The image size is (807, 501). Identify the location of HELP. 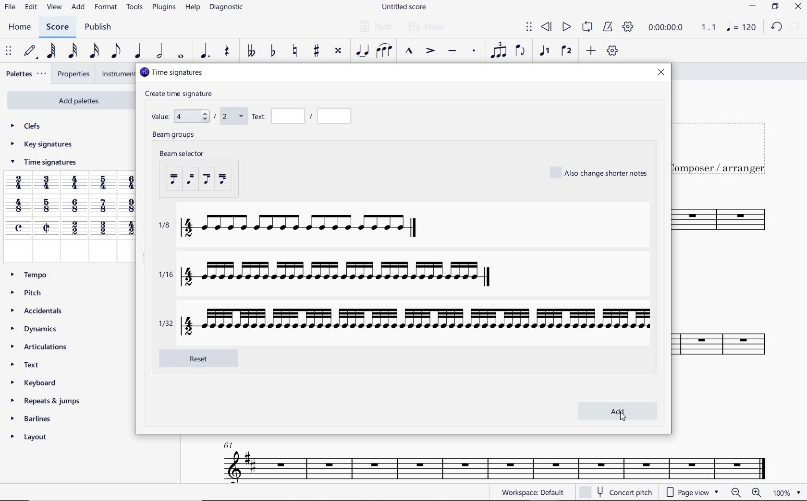
(192, 8).